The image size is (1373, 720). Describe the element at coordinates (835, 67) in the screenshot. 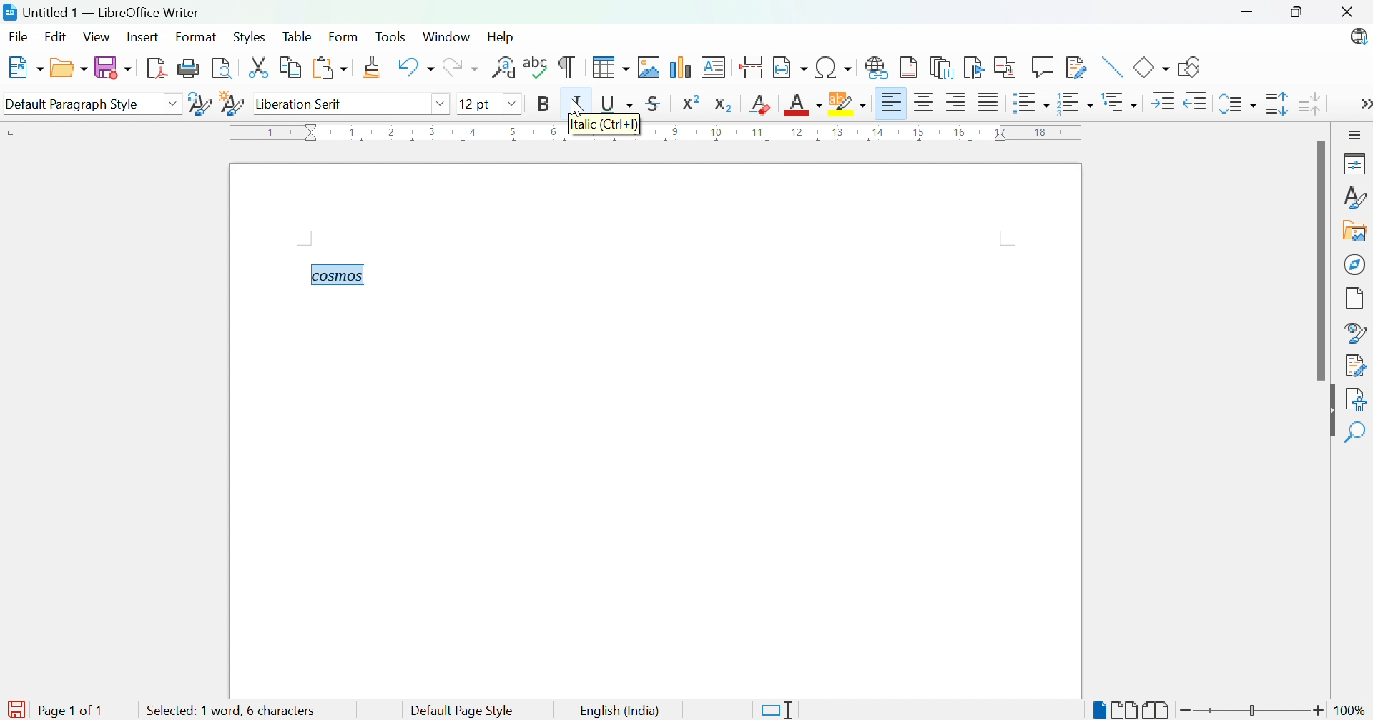

I see `Insert special characters` at that location.